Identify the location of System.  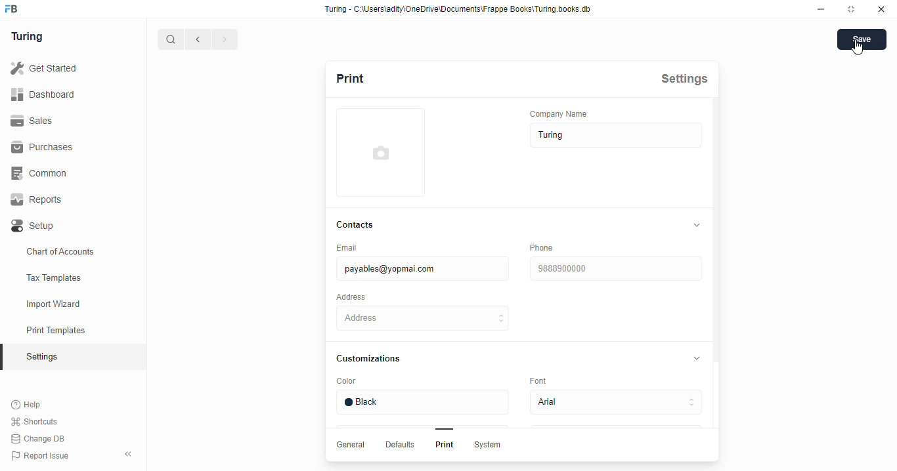
(489, 446).